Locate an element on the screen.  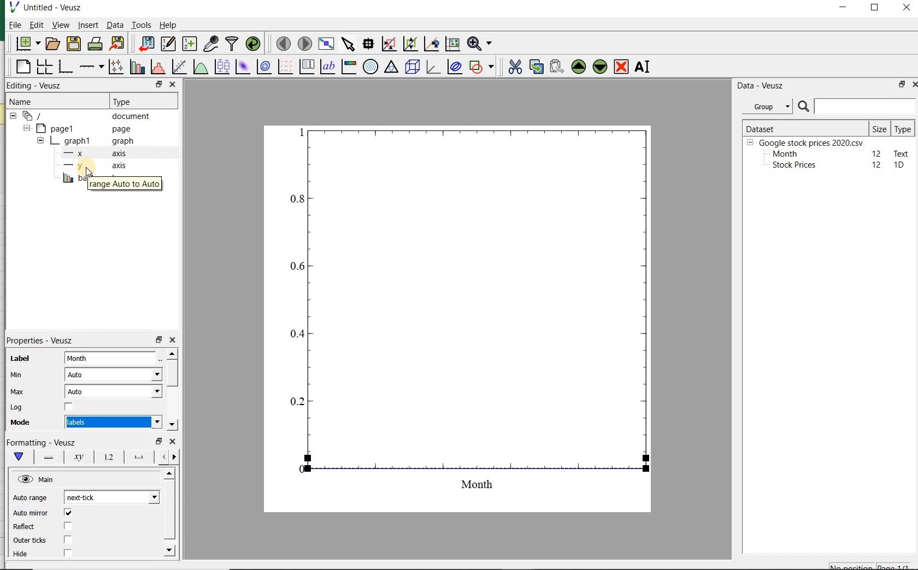
close is located at coordinates (907, 8).